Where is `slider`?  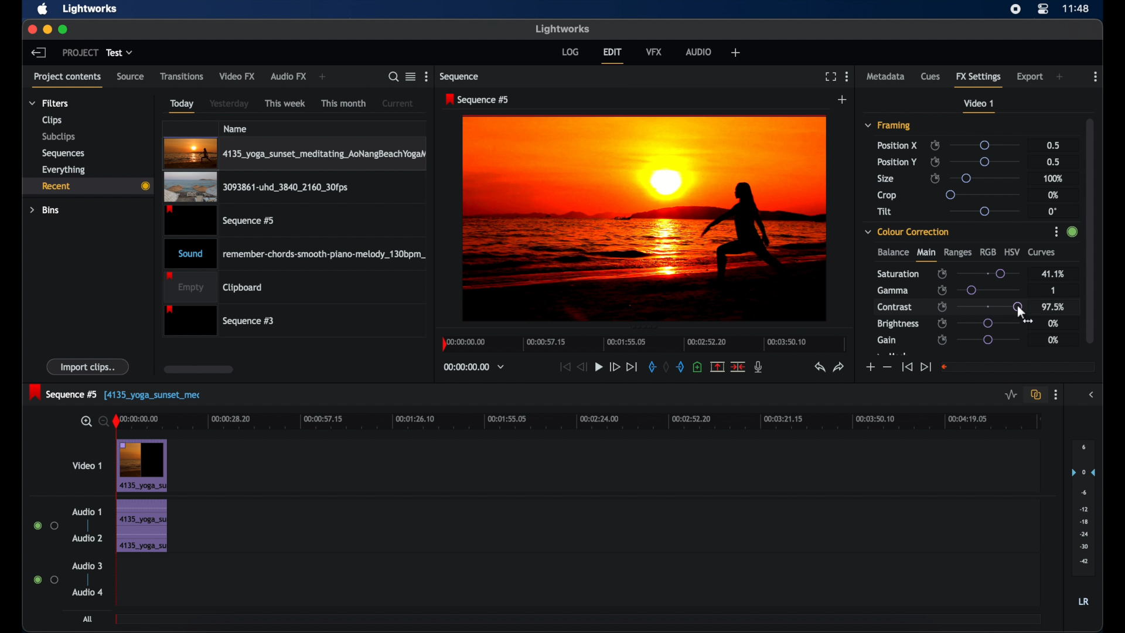
slider is located at coordinates (988, 323).